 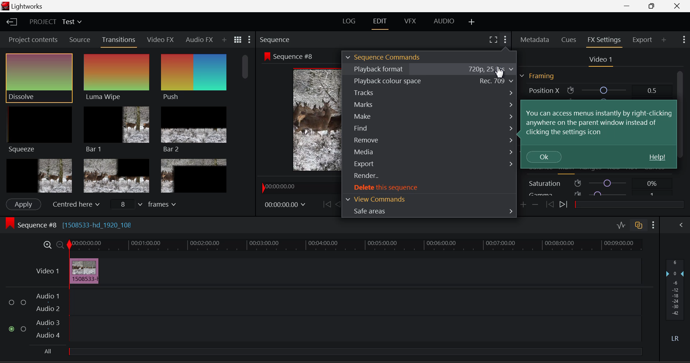 I want to click on Project Title, so click(x=54, y=22).